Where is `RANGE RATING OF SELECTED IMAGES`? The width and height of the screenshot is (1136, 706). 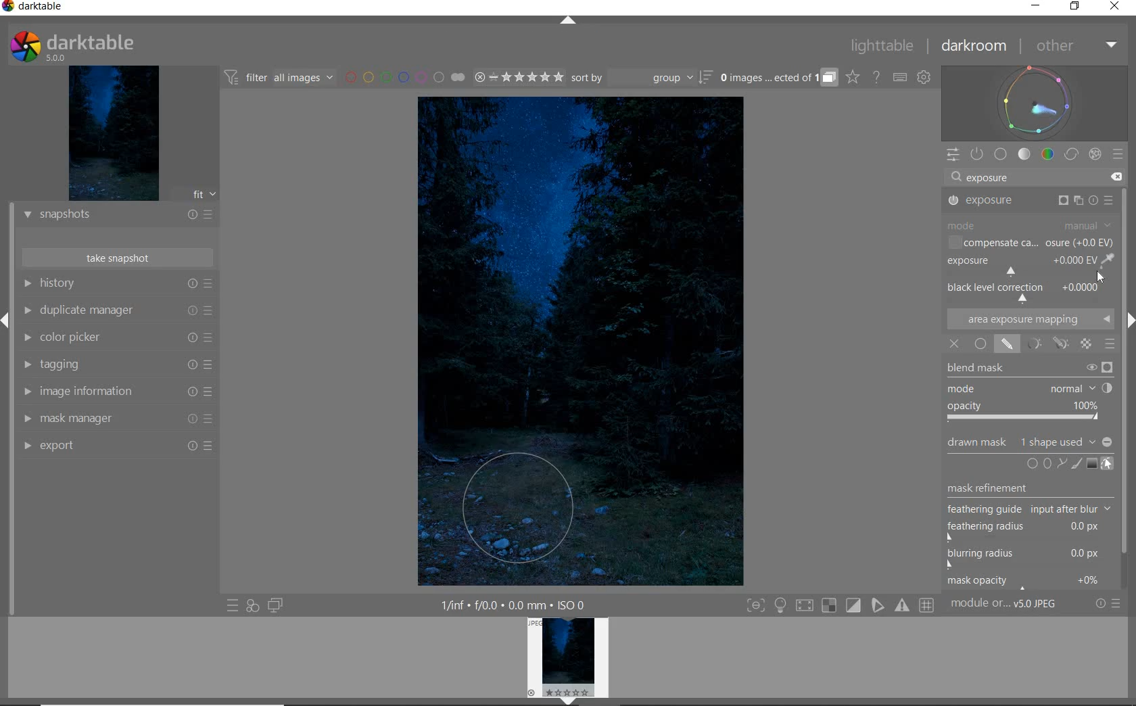
RANGE RATING OF SELECTED IMAGES is located at coordinates (519, 77).